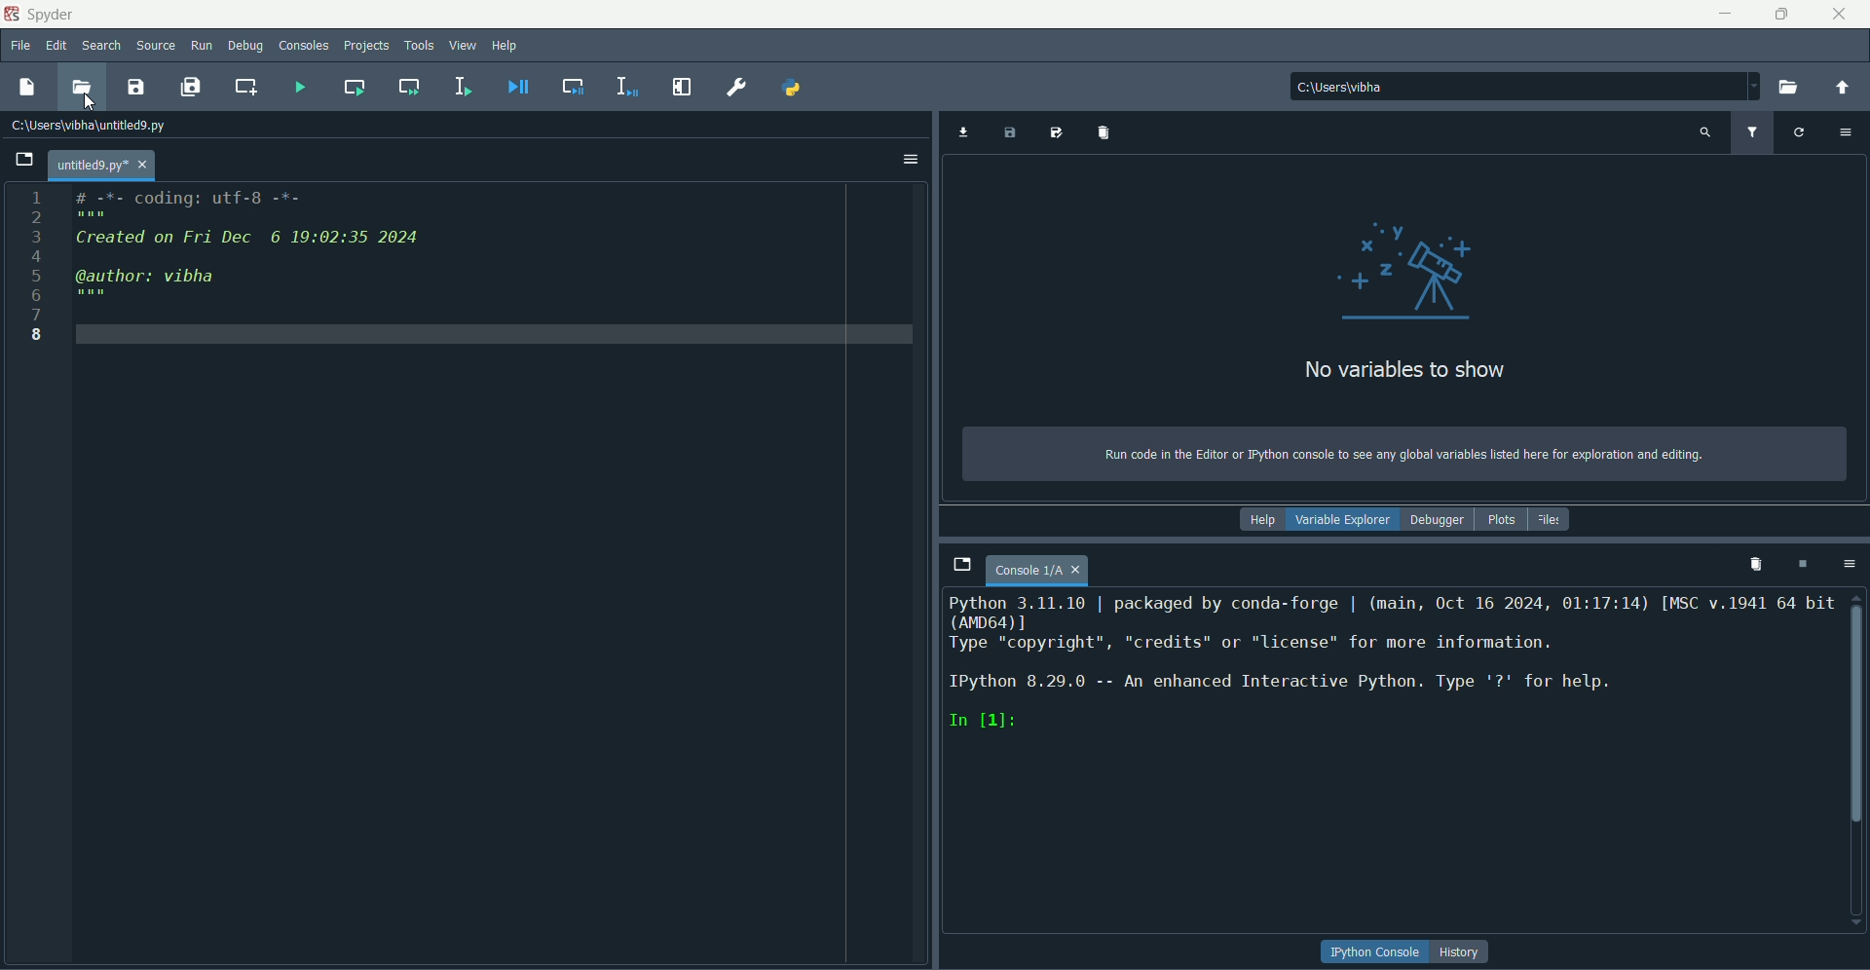 Image resolution: width=1870 pixels, height=970 pixels. I want to click on tools, so click(419, 46).